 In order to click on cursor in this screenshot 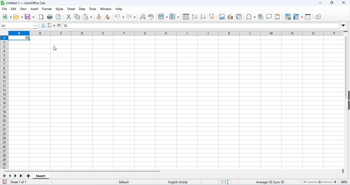, I will do `click(55, 48)`.